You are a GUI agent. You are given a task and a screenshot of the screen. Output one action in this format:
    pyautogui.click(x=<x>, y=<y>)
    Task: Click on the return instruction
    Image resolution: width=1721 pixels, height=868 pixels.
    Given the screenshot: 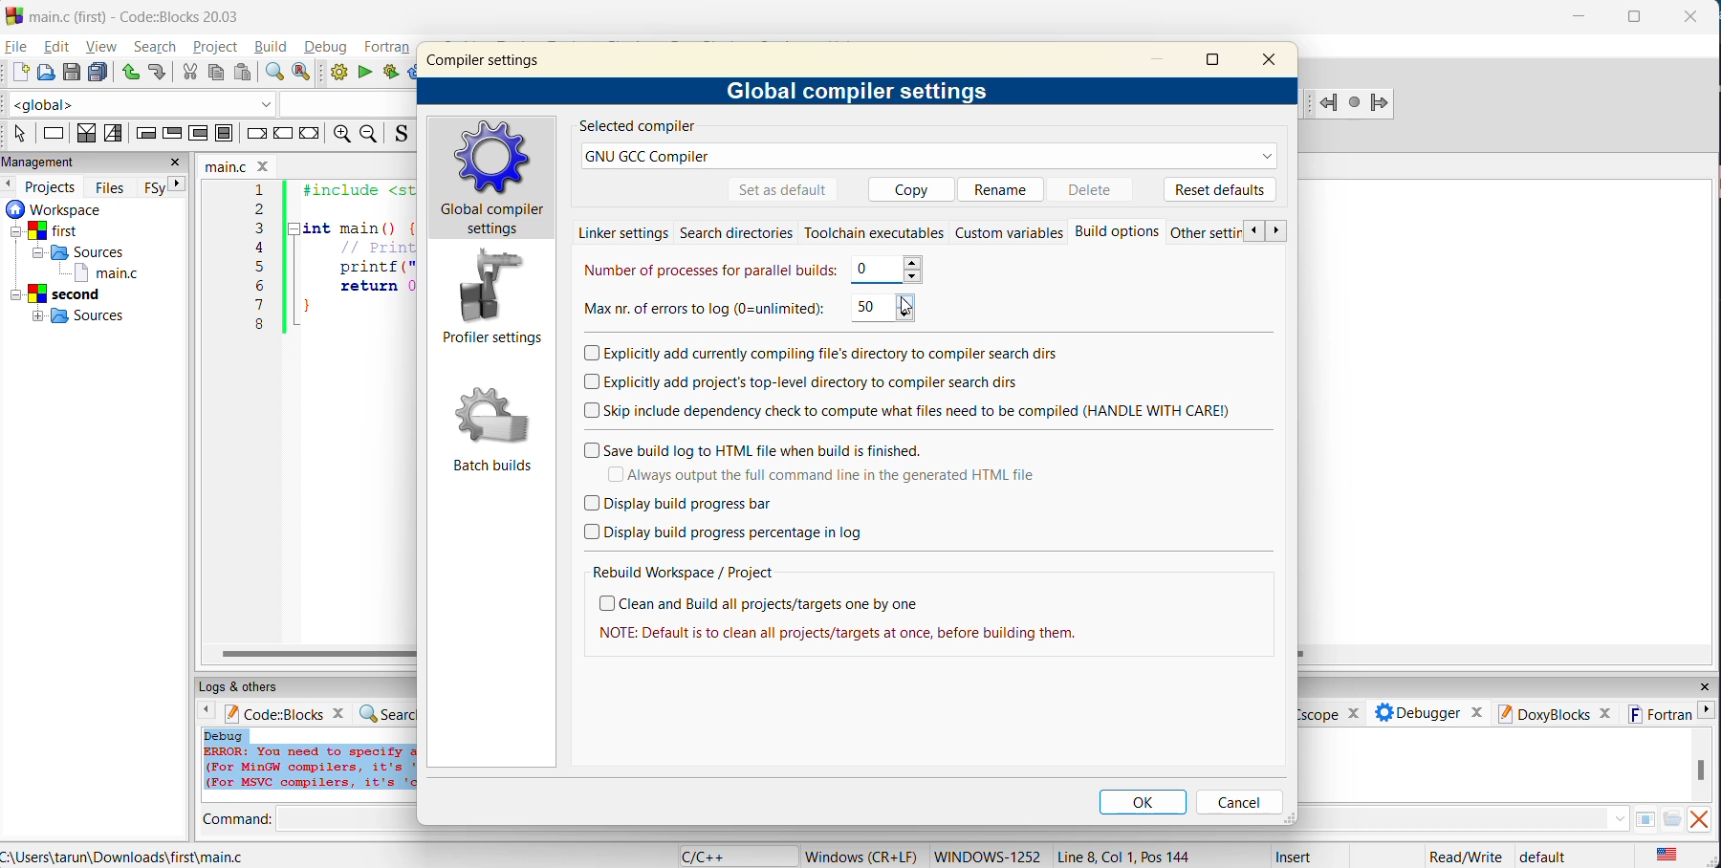 What is the action you would take?
    pyautogui.click(x=310, y=133)
    